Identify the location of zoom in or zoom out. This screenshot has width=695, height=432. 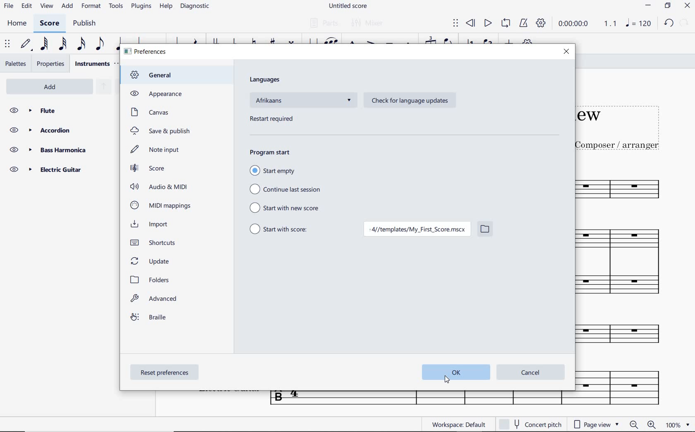
(641, 424).